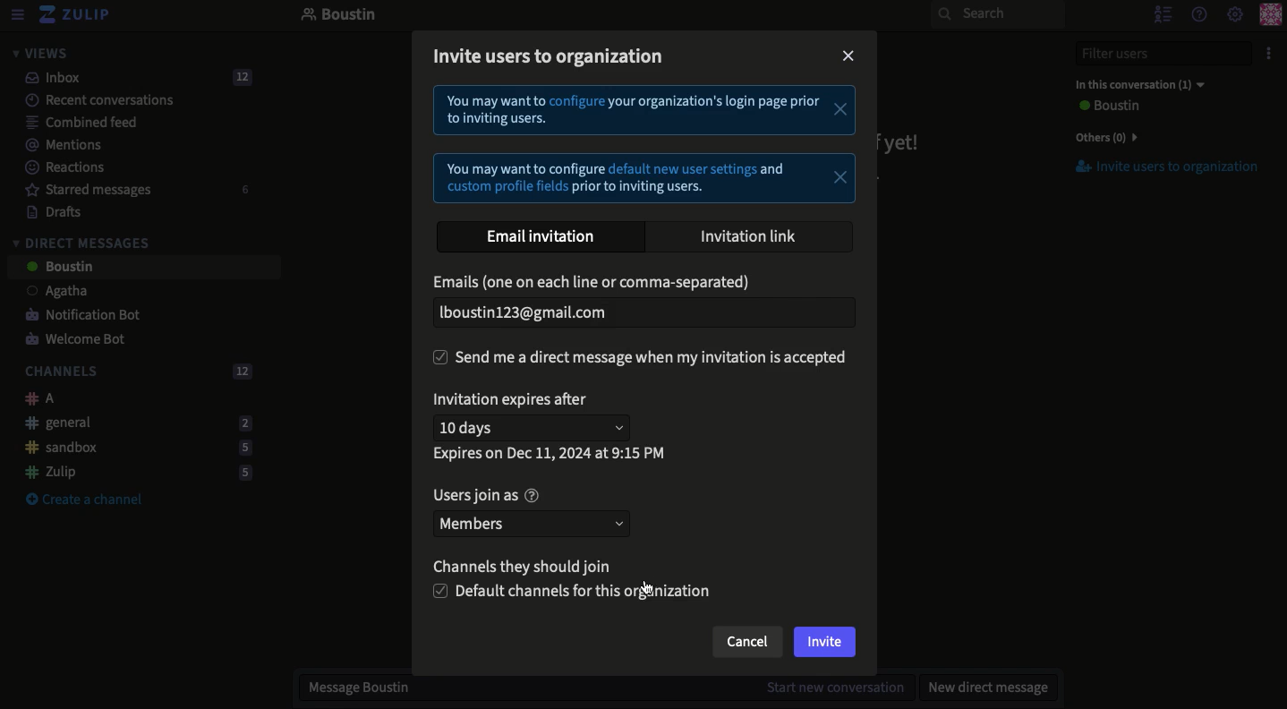  Describe the element at coordinates (131, 78) in the screenshot. I see `Inbox` at that location.